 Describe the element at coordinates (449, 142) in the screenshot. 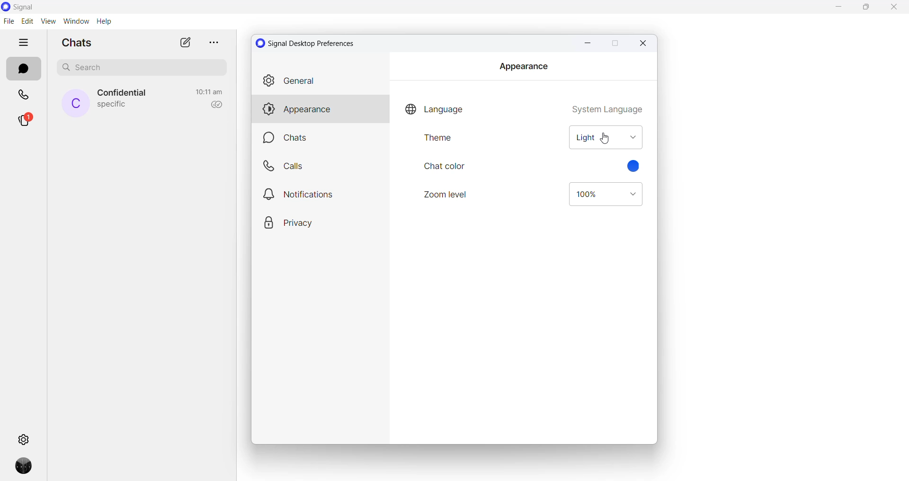

I see `theme` at that location.